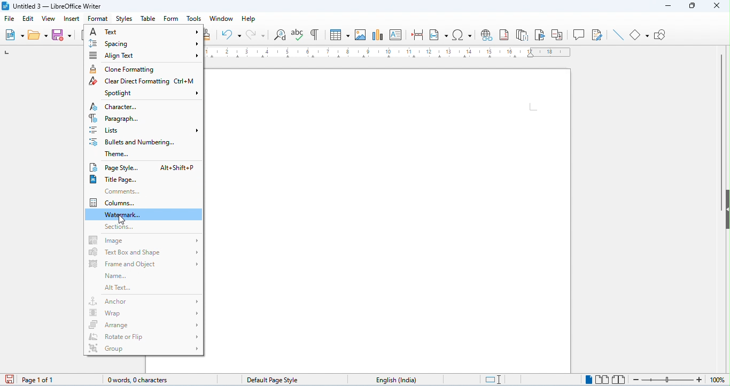 Image resolution: width=730 pixels, height=386 pixels. Describe the element at coordinates (120, 276) in the screenshot. I see `name` at that location.